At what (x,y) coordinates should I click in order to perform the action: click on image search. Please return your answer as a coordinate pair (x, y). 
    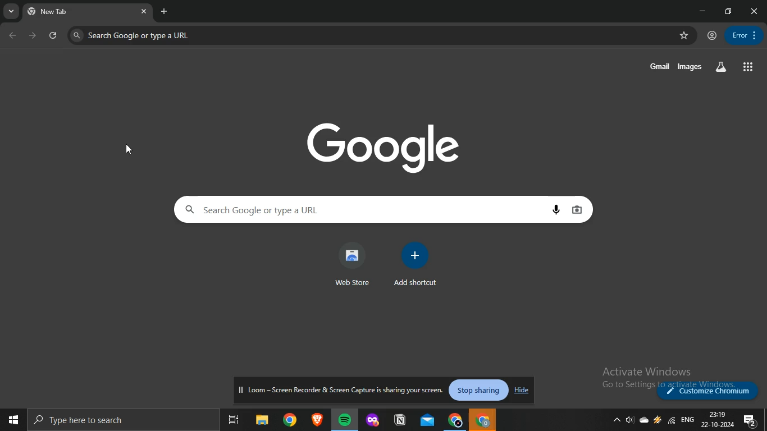
    Looking at the image, I should click on (579, 209).